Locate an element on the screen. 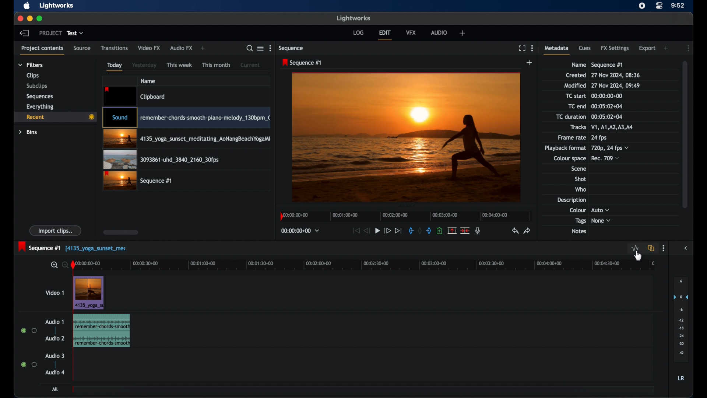 This screenshot has width=707, height=398. metadata is located at coordinates (557, 50).